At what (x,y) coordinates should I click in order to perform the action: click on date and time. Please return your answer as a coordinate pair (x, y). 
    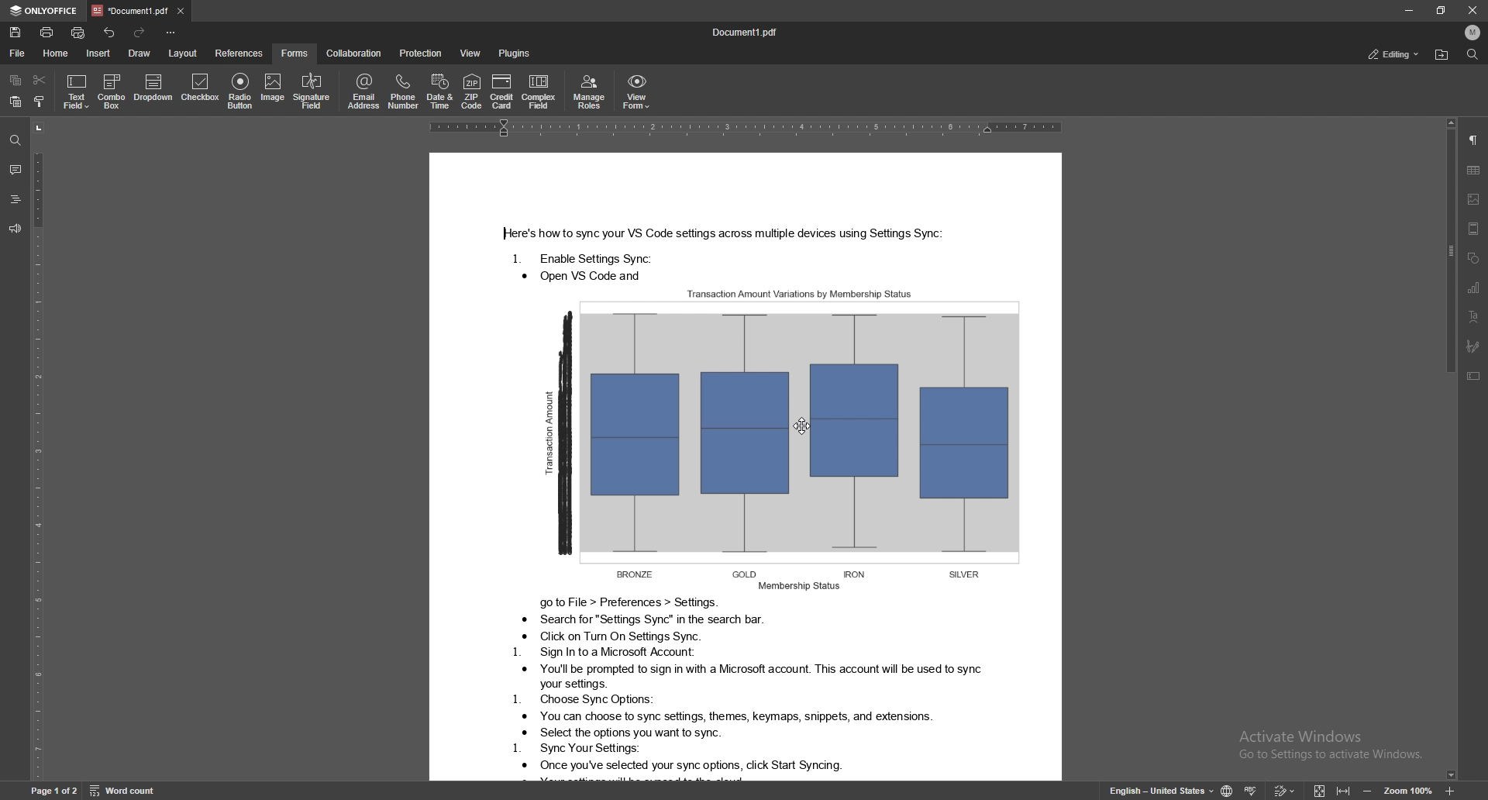
    Looking at the image, I should click on (439, 91).